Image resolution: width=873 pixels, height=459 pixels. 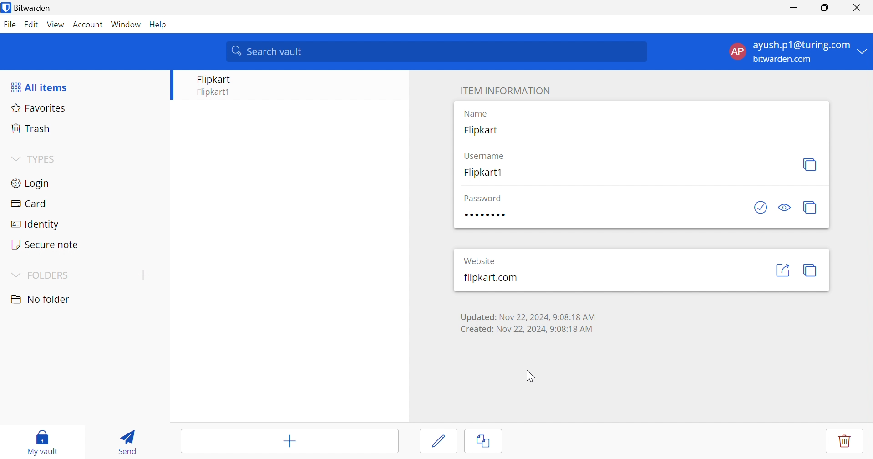 What do you see at coordinates (41, 87) in the screenshot?
I see `All items` at bounding box center [41, 87].